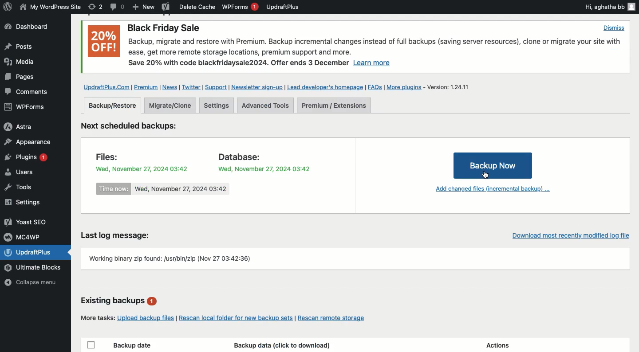  Describe the element at coordinates (96, 317) in the screenshot. I see `More tasks:` at that location.